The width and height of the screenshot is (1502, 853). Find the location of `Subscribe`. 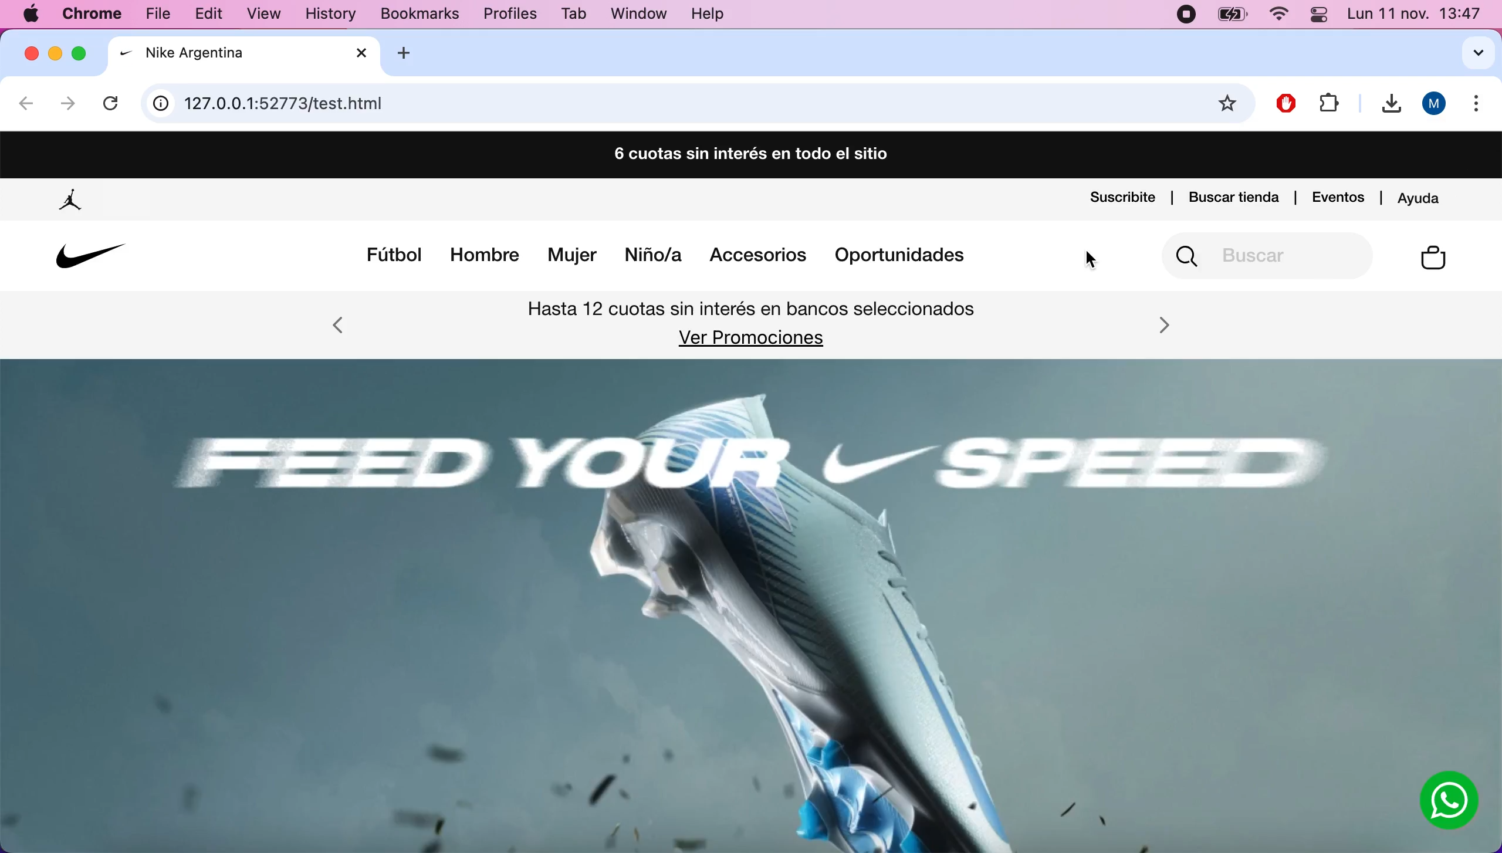

Subscribe is located at coordinates (1122, 199).